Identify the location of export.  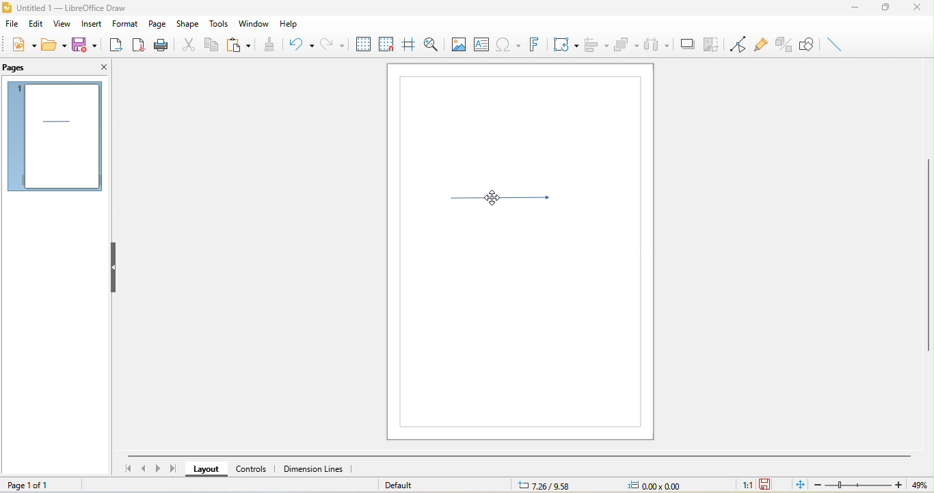
(118, 46).